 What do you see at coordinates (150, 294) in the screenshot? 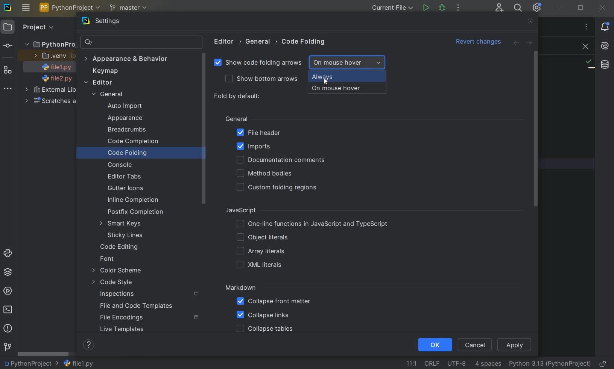
I see `INSPECTIONS` at bounding box center [150, 294].